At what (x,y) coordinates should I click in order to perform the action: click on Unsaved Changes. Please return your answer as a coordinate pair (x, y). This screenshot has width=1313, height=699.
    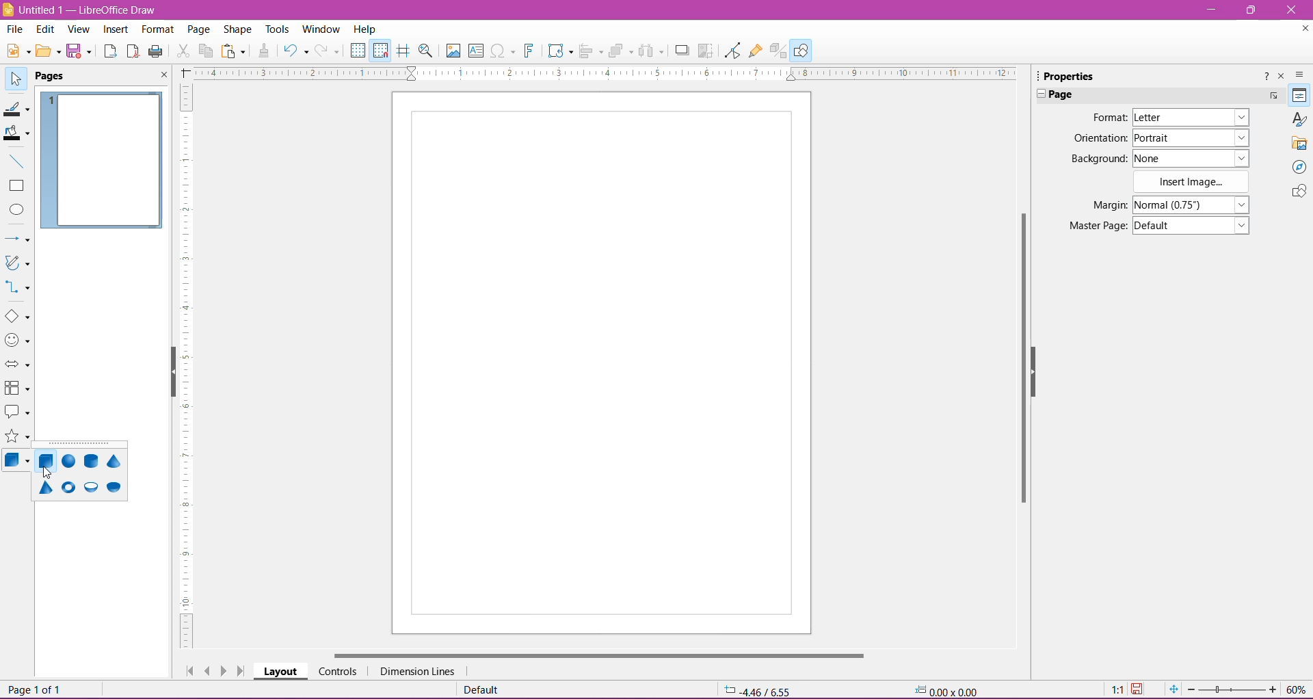
    Looking at the image, I should click on (1139, 690).